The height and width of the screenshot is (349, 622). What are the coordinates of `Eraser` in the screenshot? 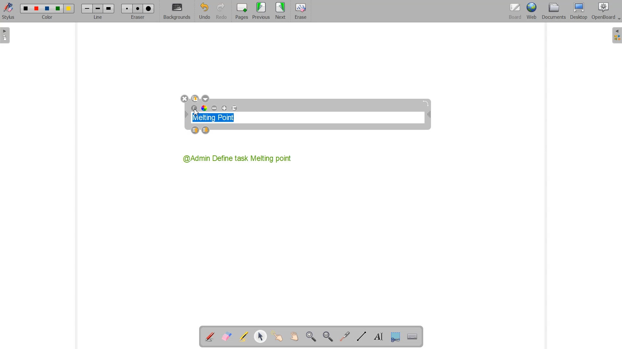 It's located at (137, 11).